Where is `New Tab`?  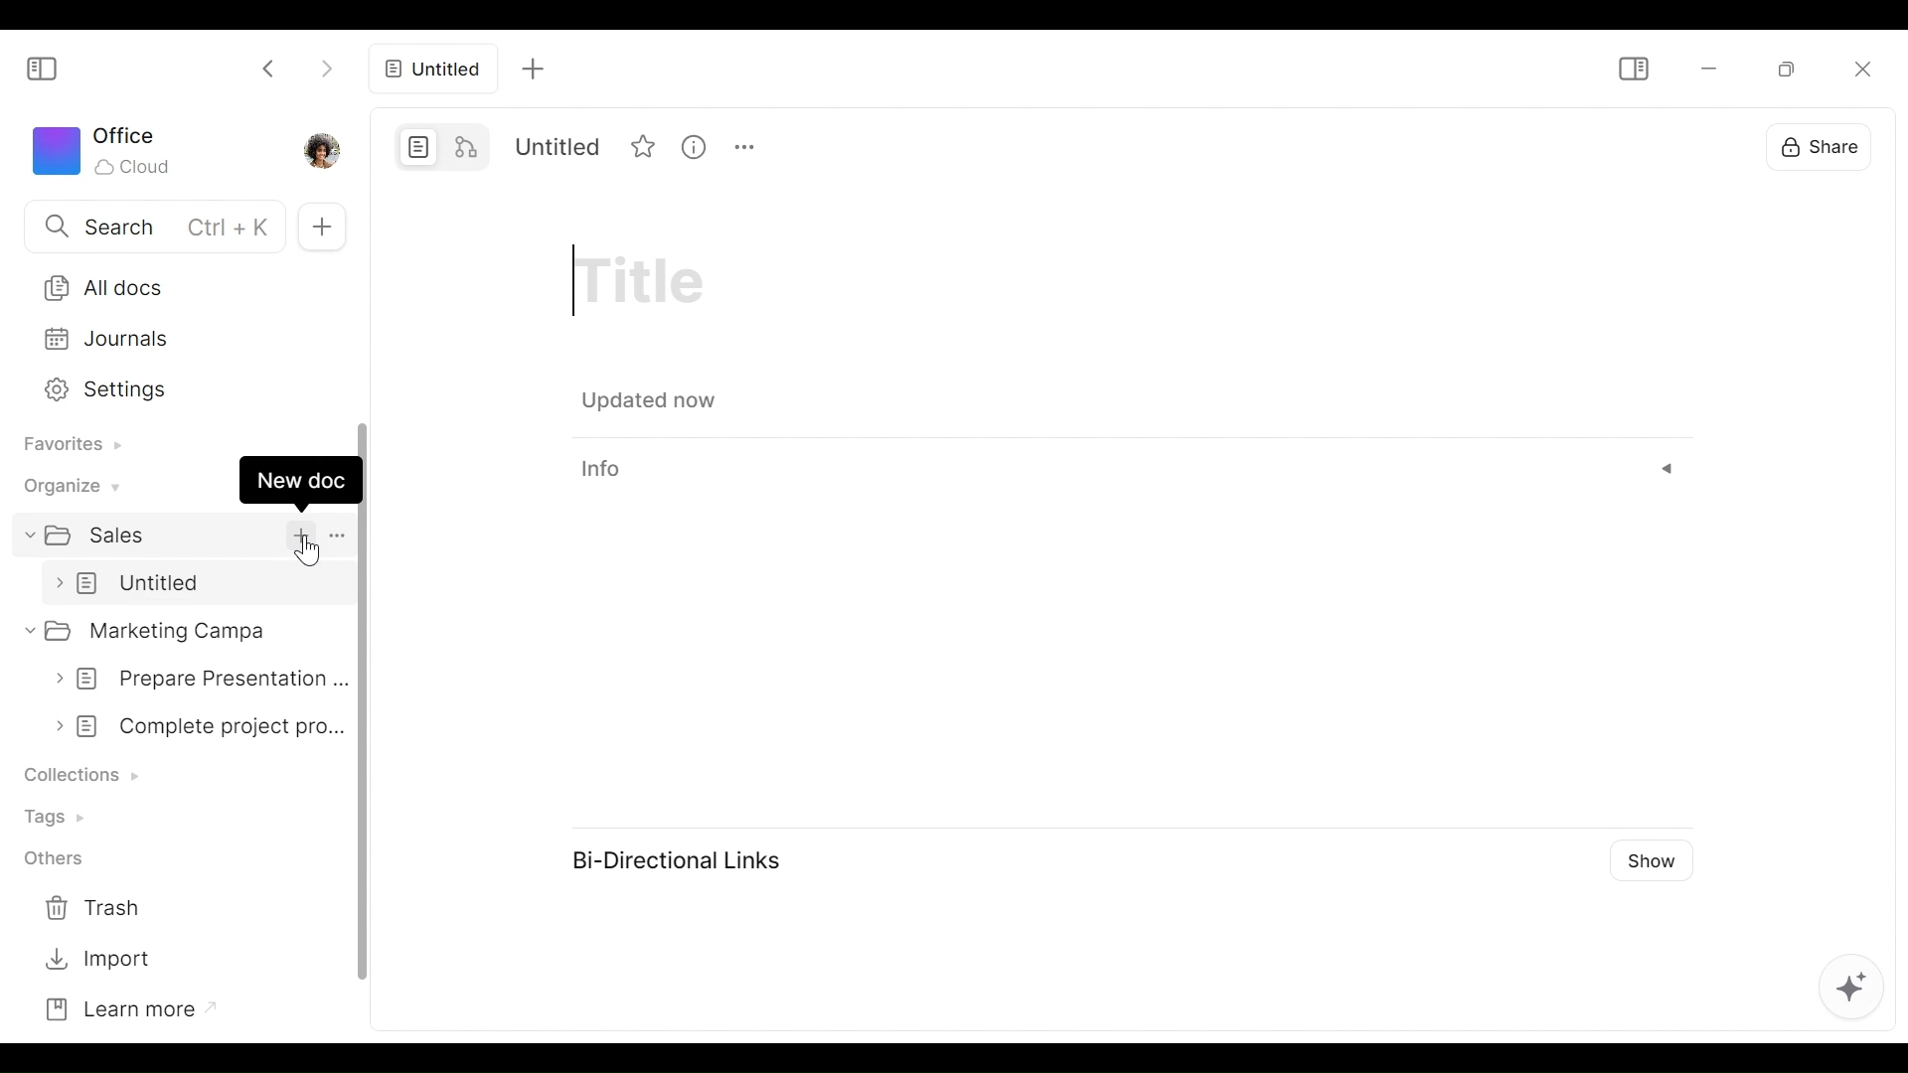
New Tab is located at coordinates (323, 228).